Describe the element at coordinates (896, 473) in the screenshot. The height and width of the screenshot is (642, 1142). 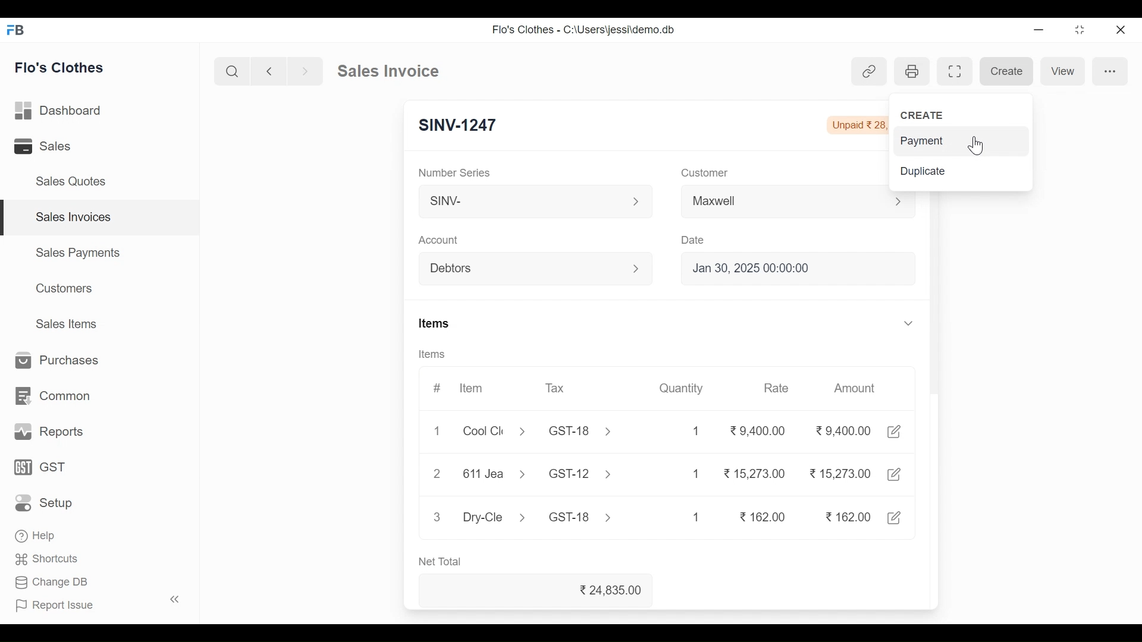
I see `Edit` at that location.